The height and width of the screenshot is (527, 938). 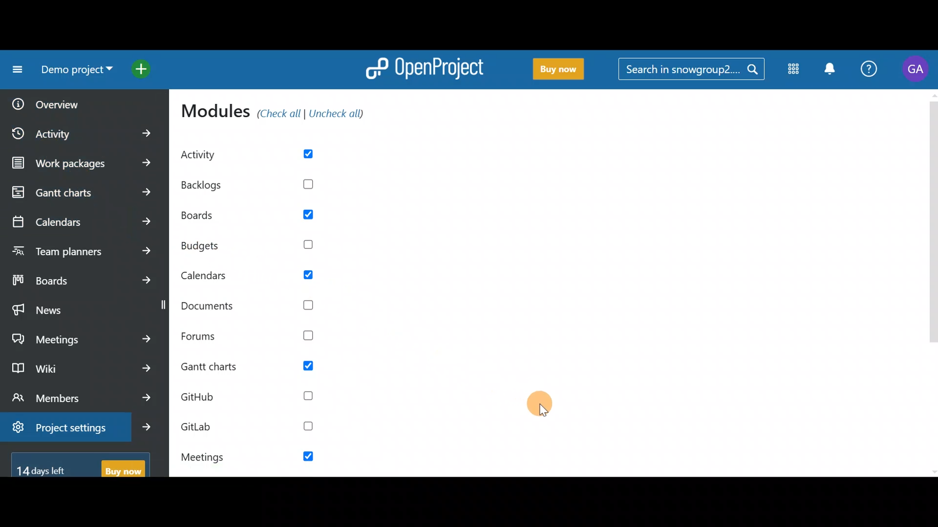 What do you see at coordinates (81, 426) in the screenshot?
I see `Project settings` at bounding box center [81, 426].